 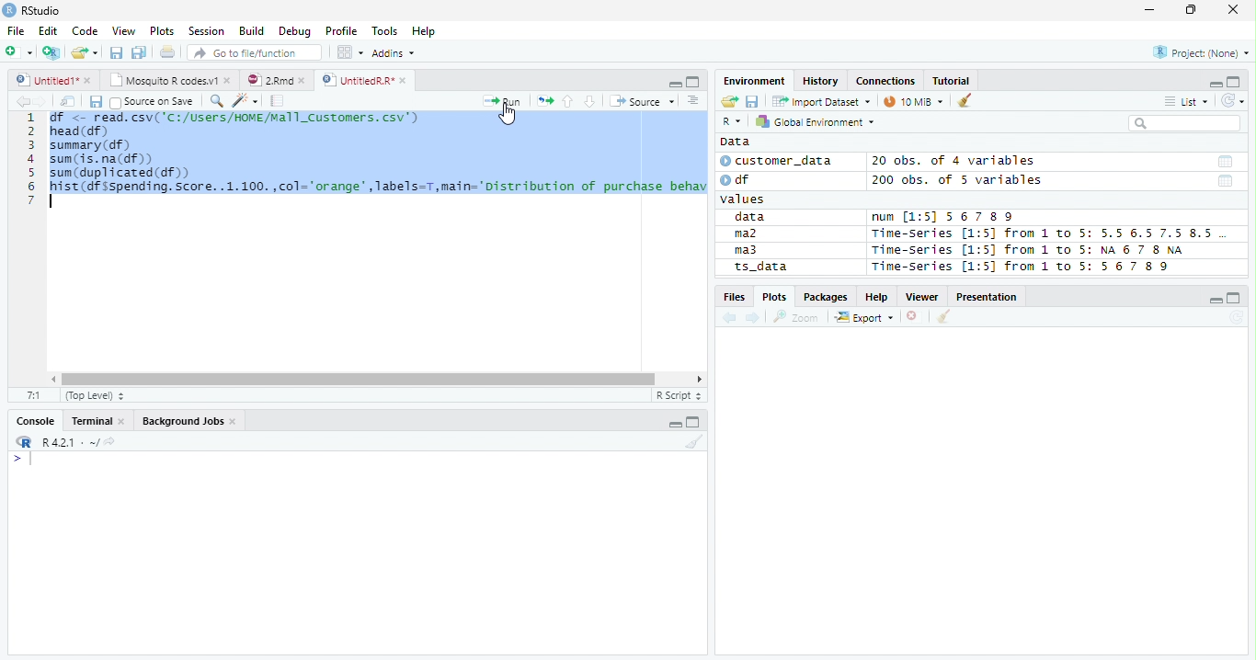 I want to click on Zoom, so click(x=796, y=317).